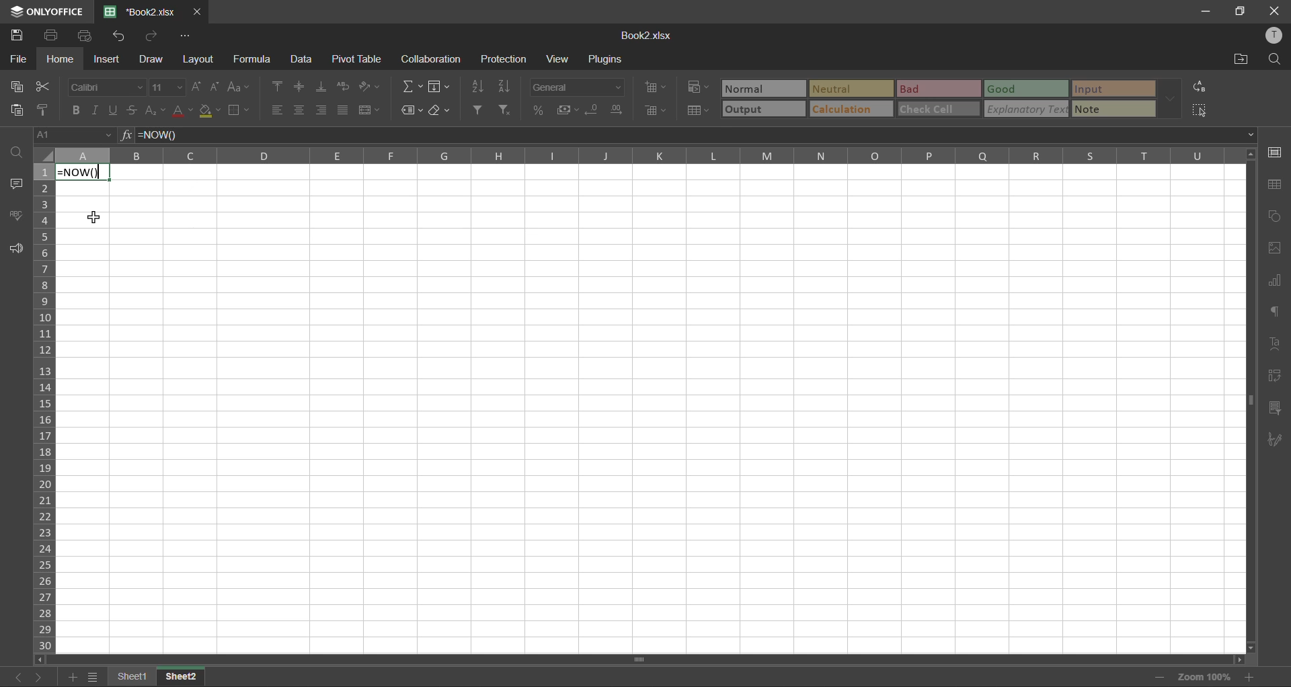  What do you see at coordinates (200, 58) in the screenshot?
I see `layout` at bounding box center [200, 58].